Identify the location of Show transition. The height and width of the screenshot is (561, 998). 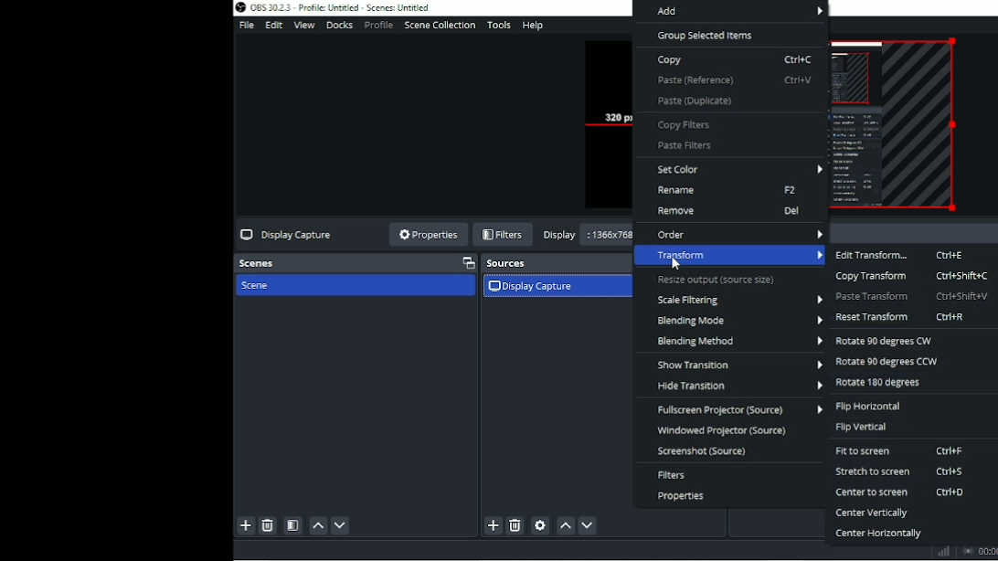
(738, 365).